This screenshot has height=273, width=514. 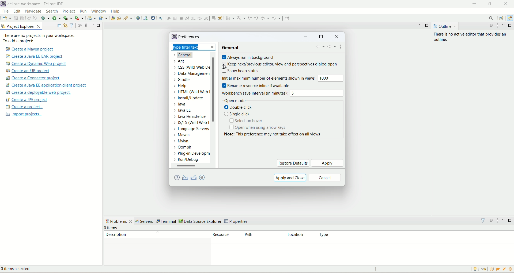 What do you see at coordinates (193, 18) in the screenshot?
I see `step into` at bounding box center [193, 18].